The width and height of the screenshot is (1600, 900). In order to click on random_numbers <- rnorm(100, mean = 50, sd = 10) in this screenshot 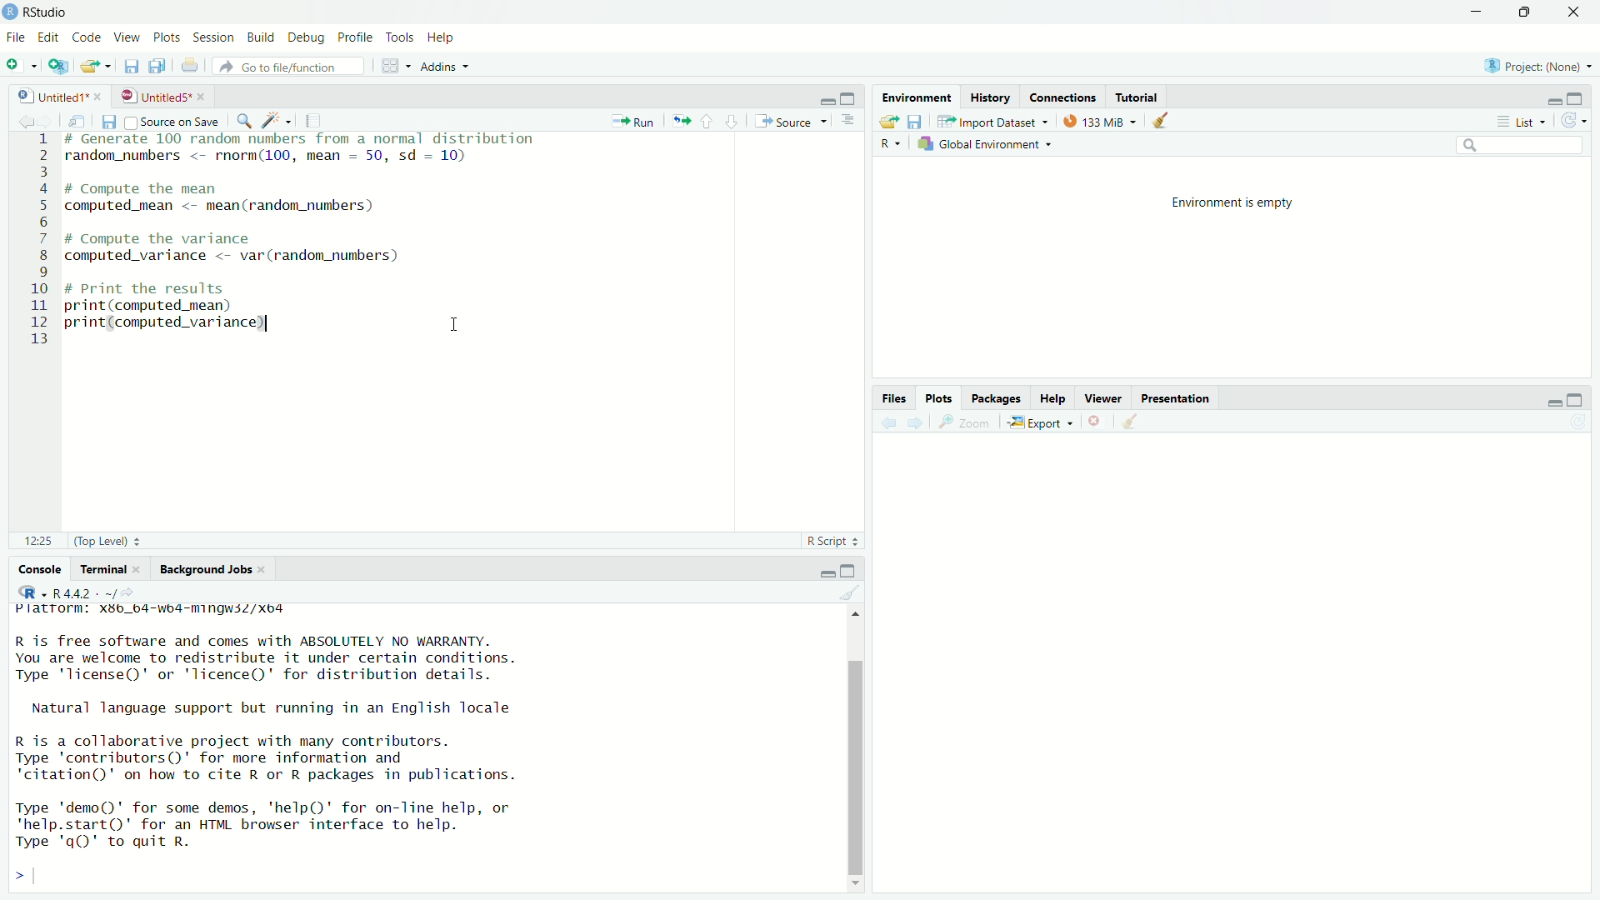, I will do `click(287, 156)`.